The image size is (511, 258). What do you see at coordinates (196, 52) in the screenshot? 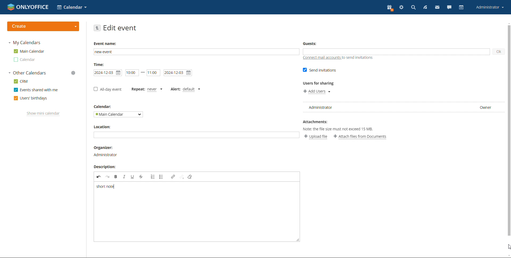
I see `add event name` at bounding box center [196, 52].